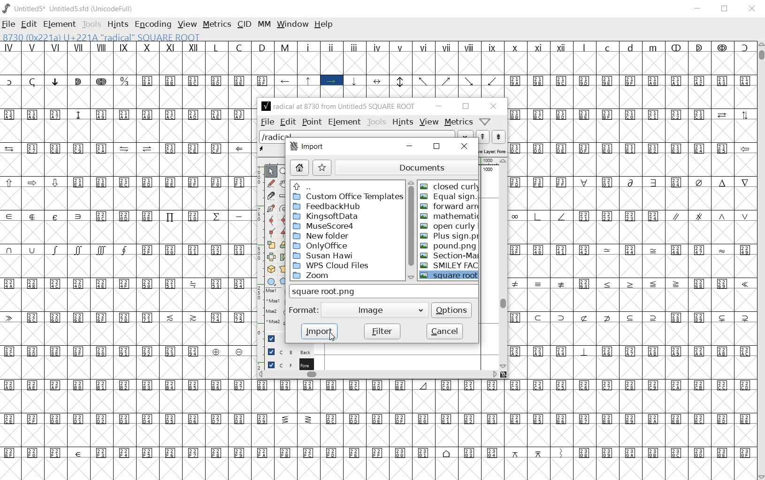 This screenshot has height=480, width=765. Describe the element at coordinates (449, 196) in the screenshot. I see `Equal sign` at that location.